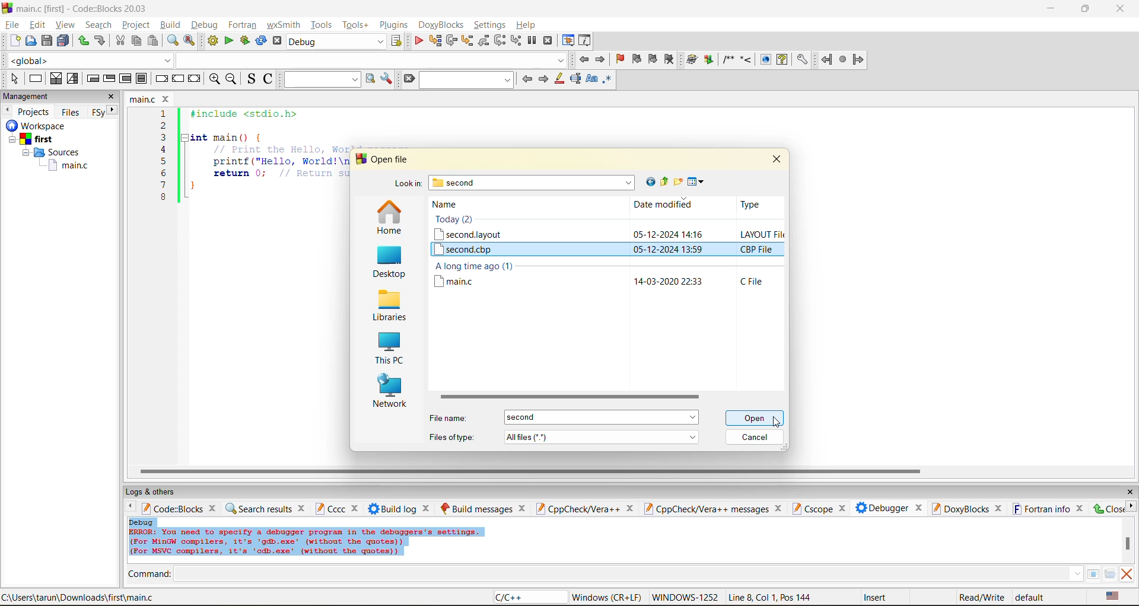  What do you see at coordinates (919, 506) in the screenshot?
I see `close` at bounding box center [919, 506].